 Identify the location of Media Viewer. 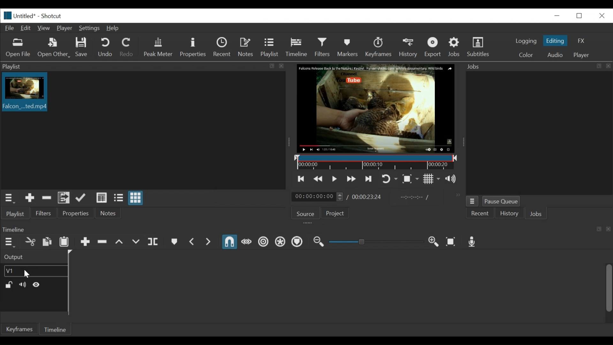
(376, 109).